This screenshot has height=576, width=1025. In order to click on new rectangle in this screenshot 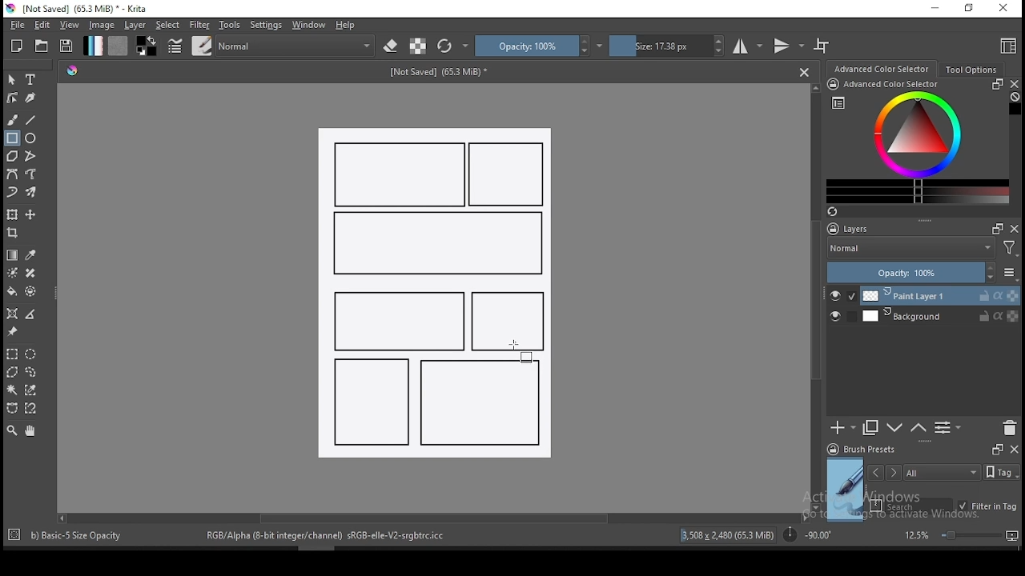, I will do `click(483, 403)`.